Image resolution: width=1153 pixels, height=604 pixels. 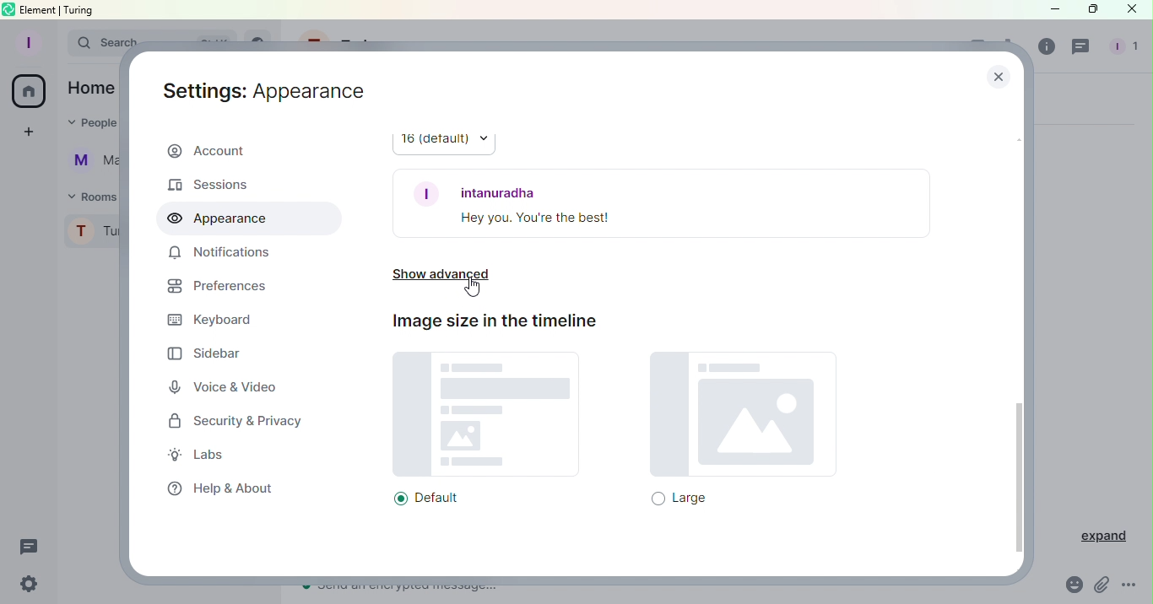 What do you see at coordinates (95, 197) in the screenshot?
I see `Rooms` at bounding box center [95, 197].